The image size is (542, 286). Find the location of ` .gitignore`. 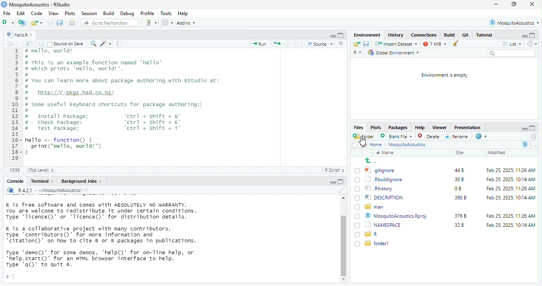

 .gitignore is located at coordinates (382, 171).